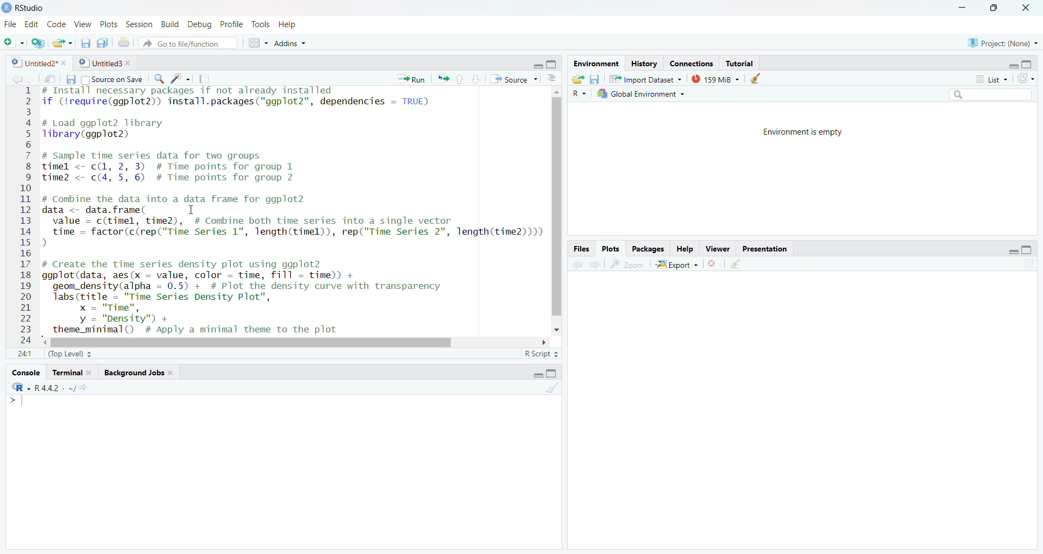 The image size is (1043, 554). What do you see at coordinates (257, 43) in the screenshot?
I see `Workspace panes` at bounding box center [257, 43].